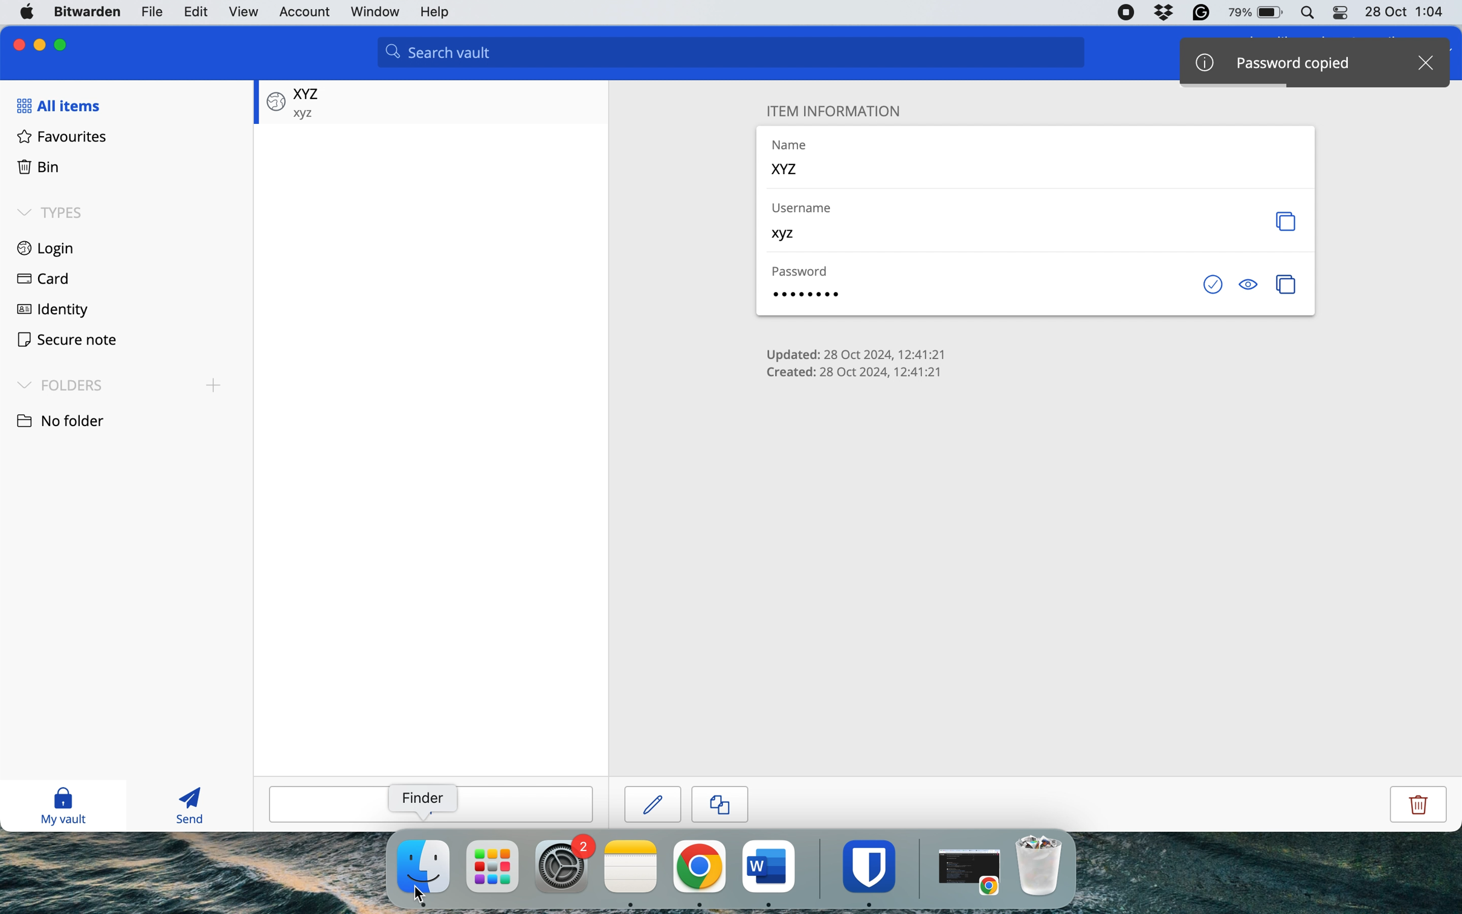  What do you see at coordinates (739, 54) in the screenshot?
I see `search valut` at bounding box center [739, 54].